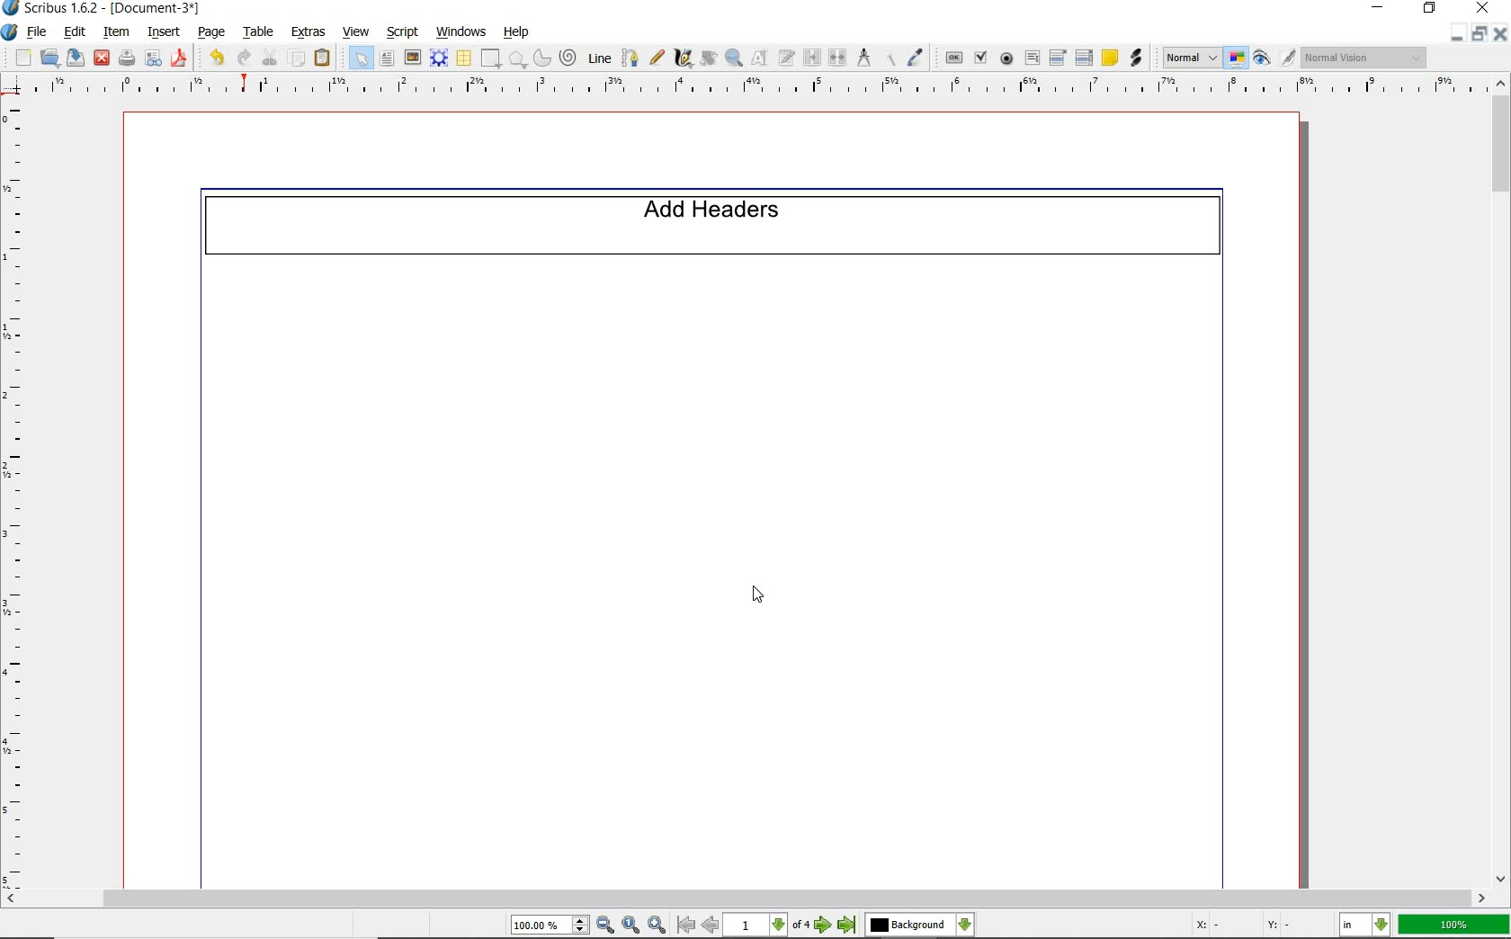 The width and height of the screenshot is (1511, 939). I want to click on view, so click(356, 31).